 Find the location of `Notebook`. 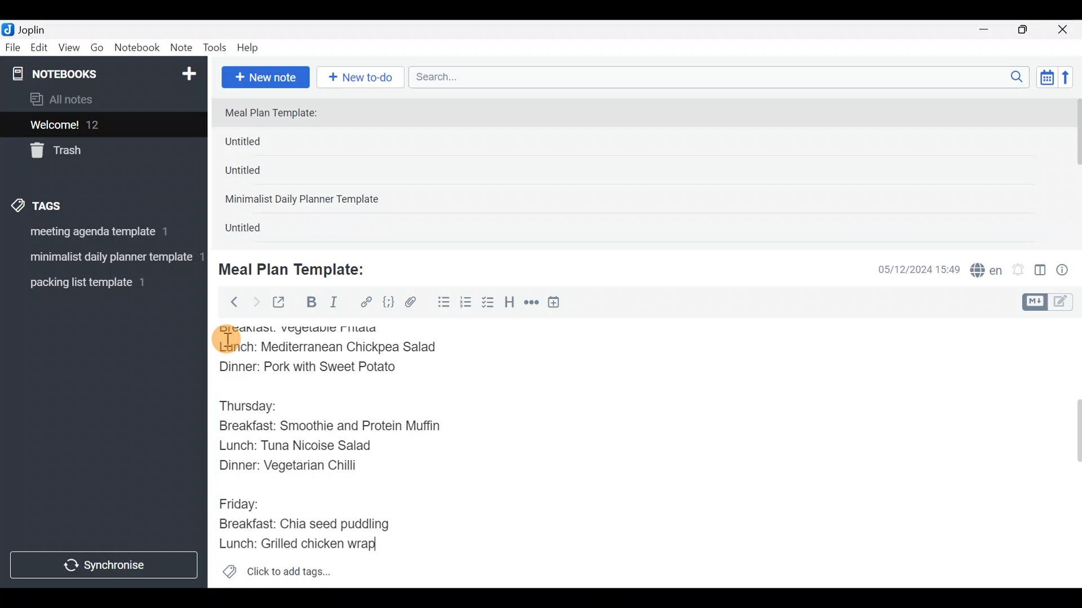

Notebook is located at coordinates (138, 48).